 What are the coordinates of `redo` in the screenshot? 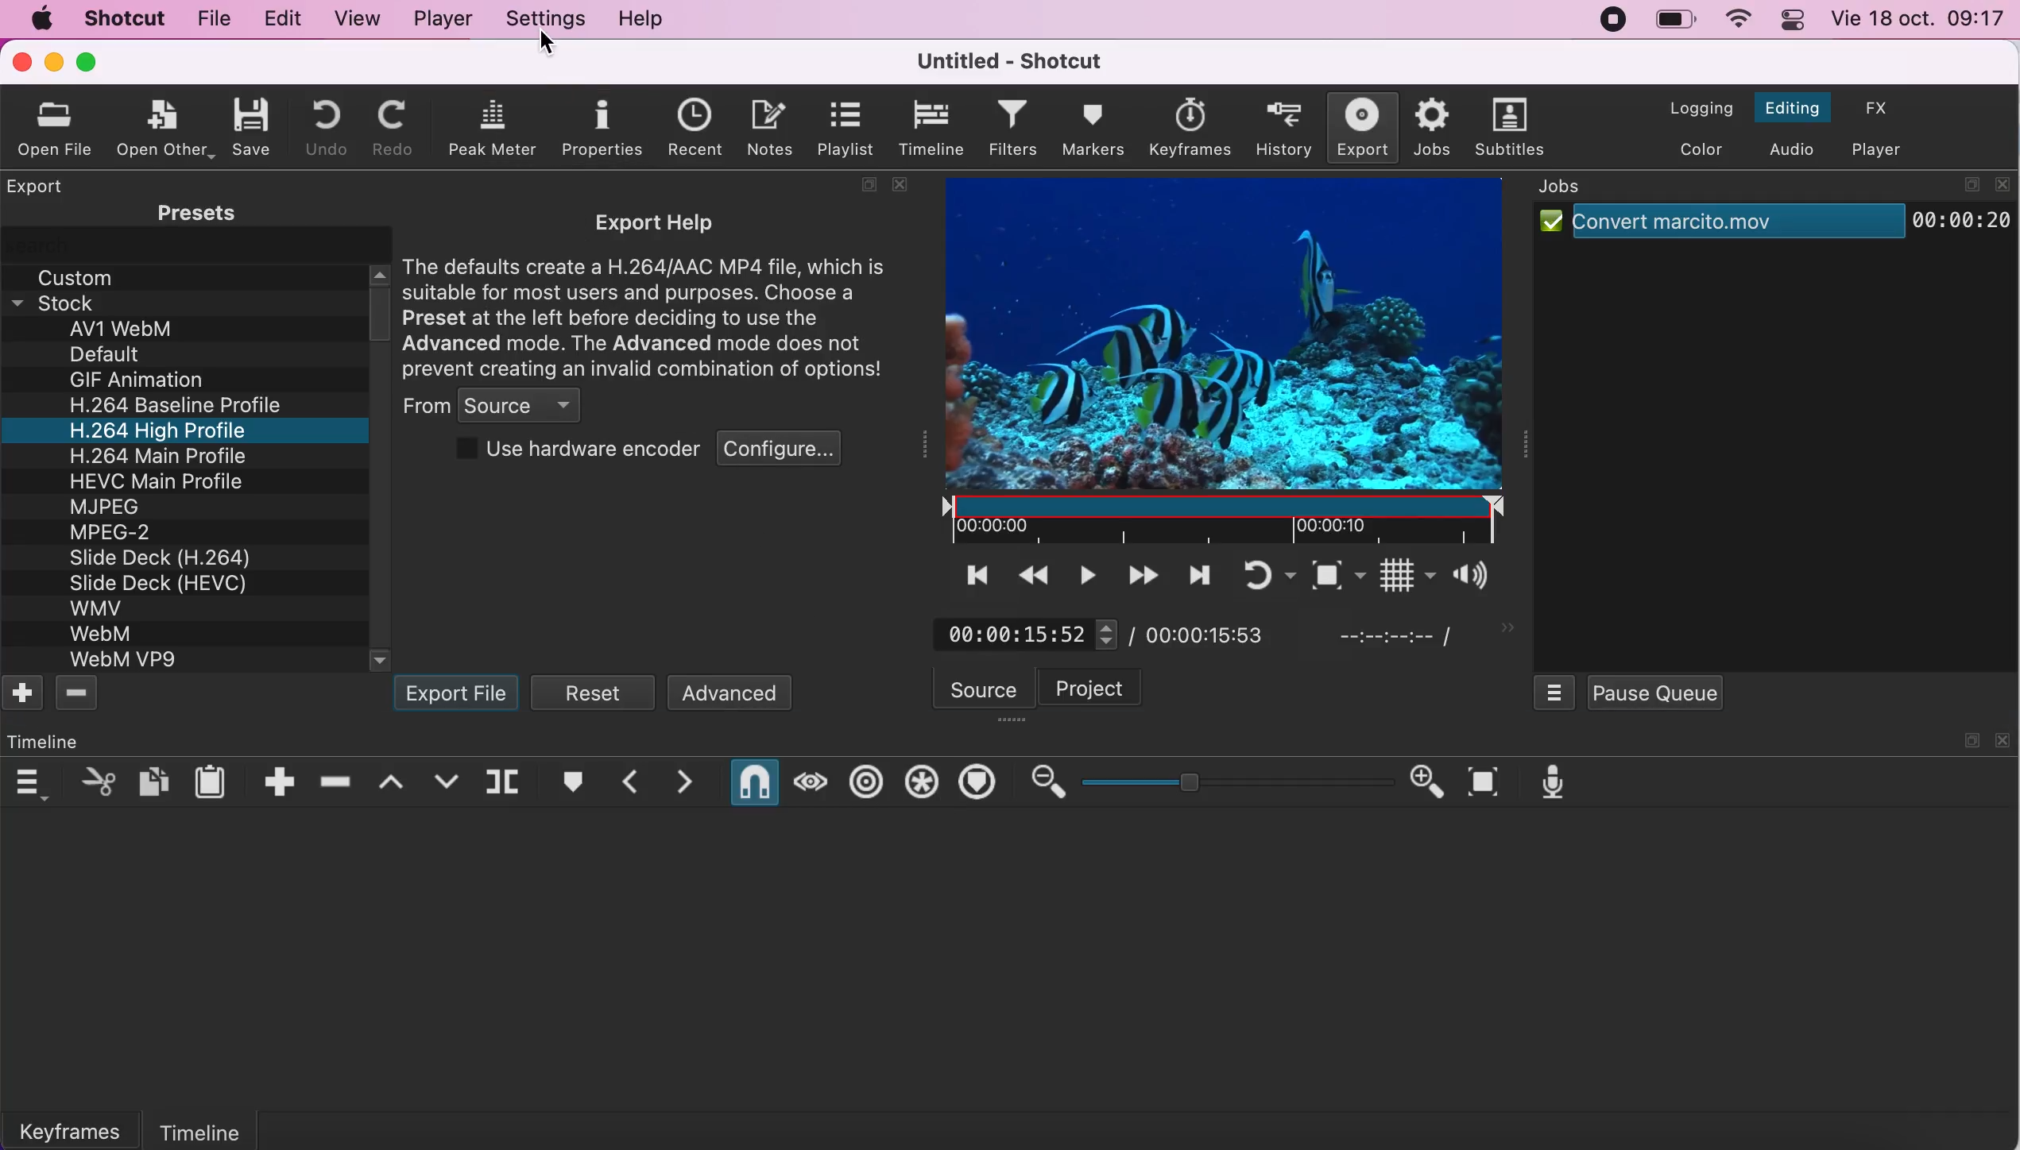 It's located at (393, 128).